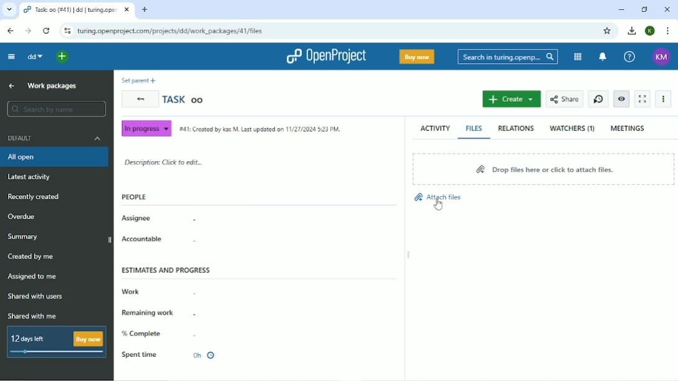  What do you see at coordinates (165, 162) in the screenshot?
I see `Description` at bounding box center [165, 162].